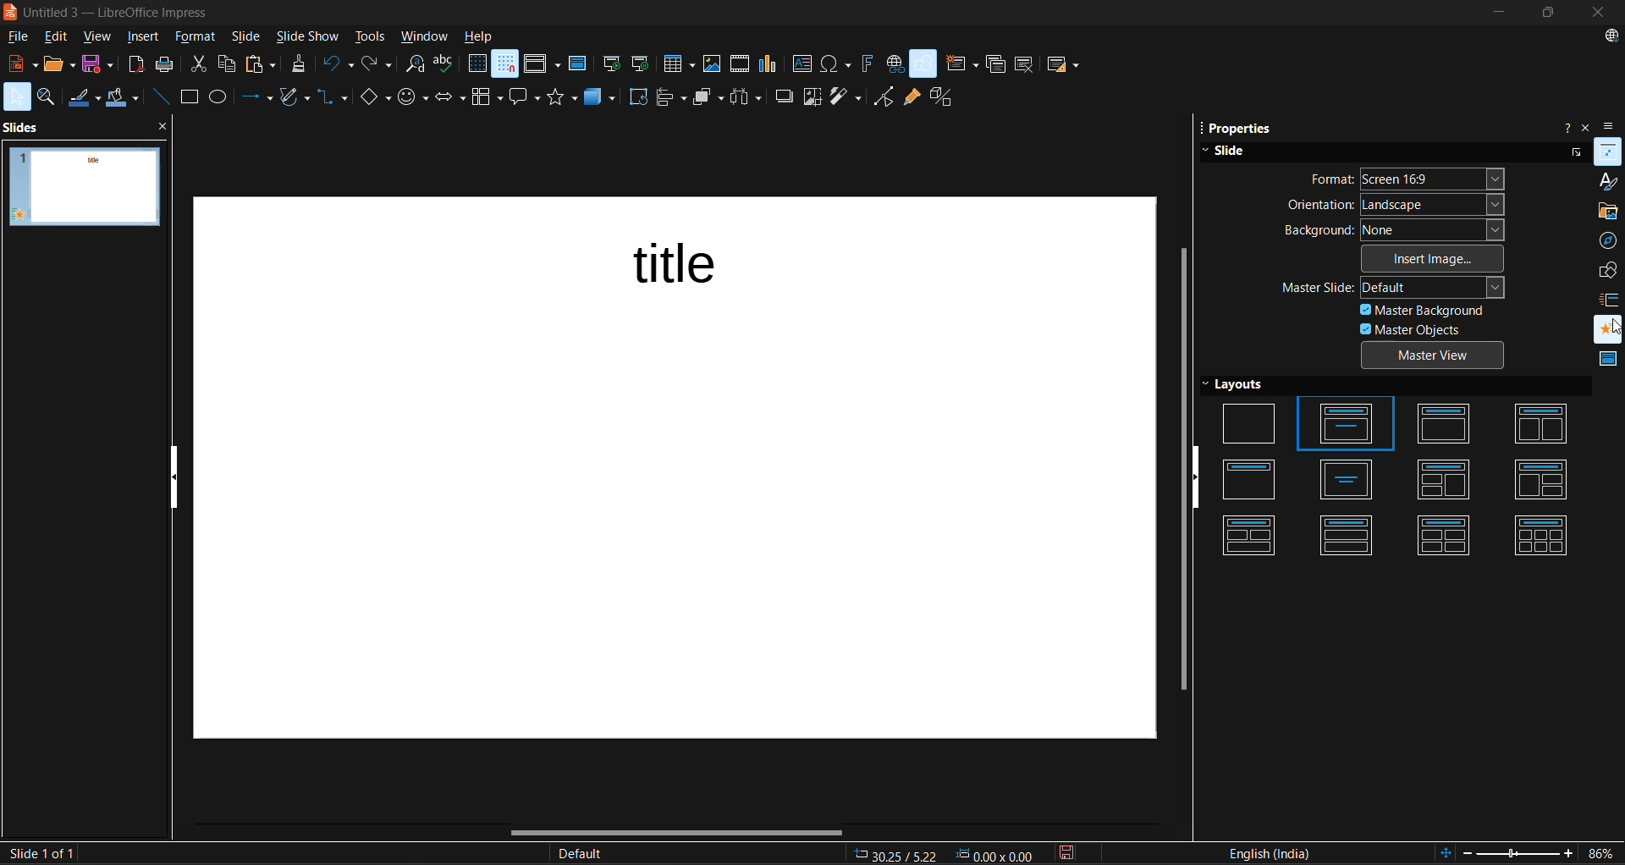 This screenshot has width=1625, height=865. Describe the element at coordinates (836, 63) in the screenshot. I see `insert special characterss` at that location.